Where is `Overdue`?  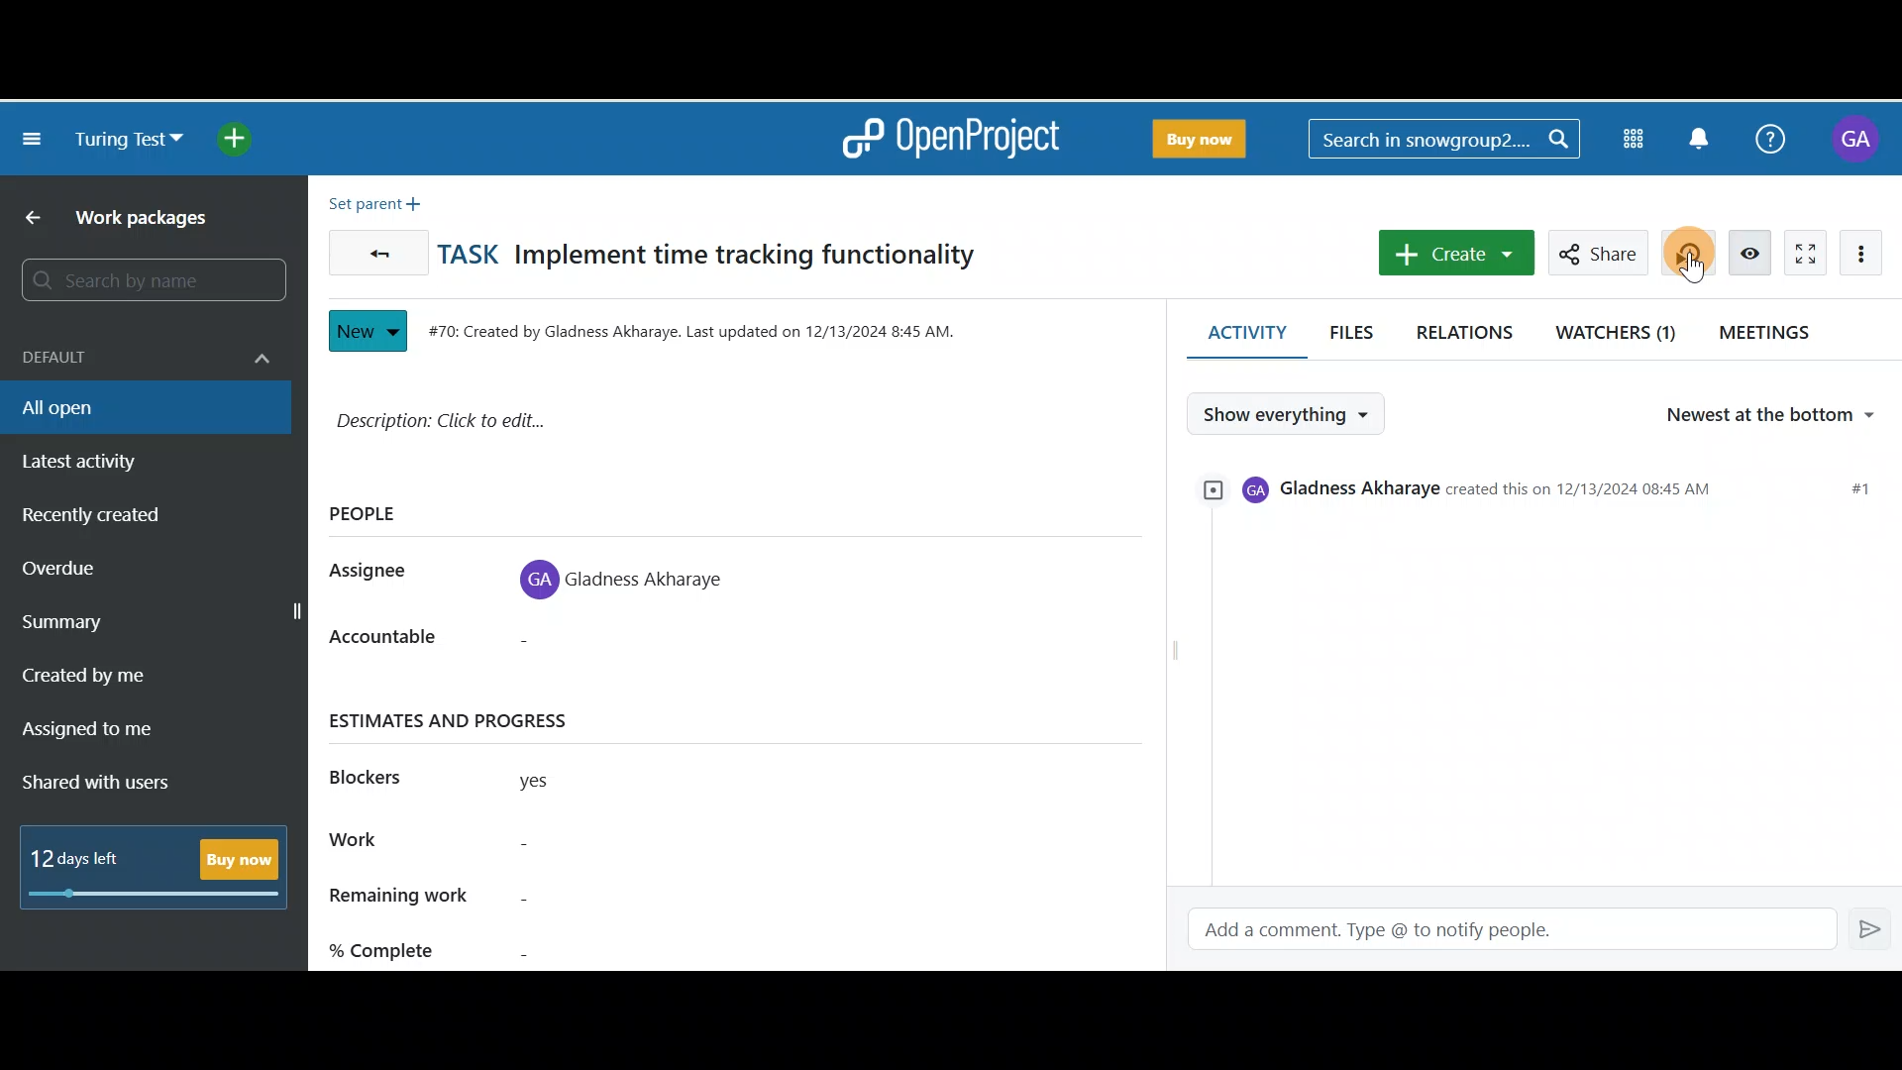
Overdue is located at coordinates (113, 575).